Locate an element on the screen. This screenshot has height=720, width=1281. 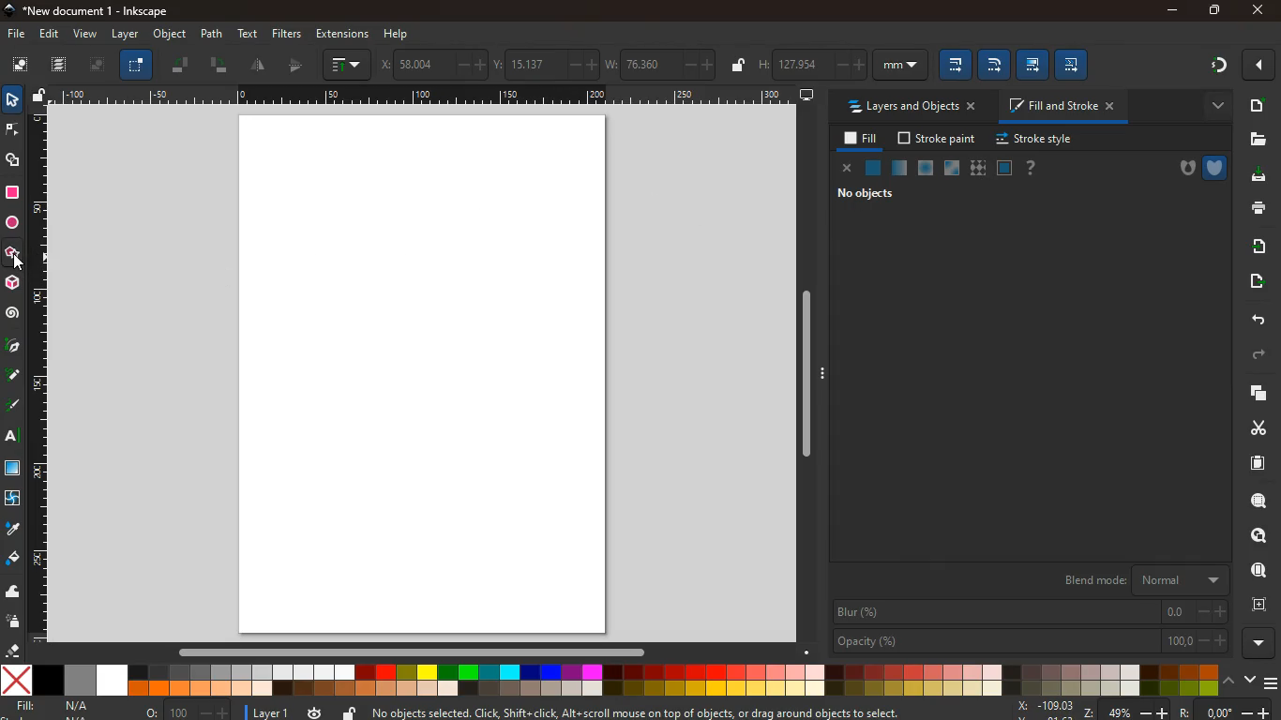
star is located at coordinates (11, 253).